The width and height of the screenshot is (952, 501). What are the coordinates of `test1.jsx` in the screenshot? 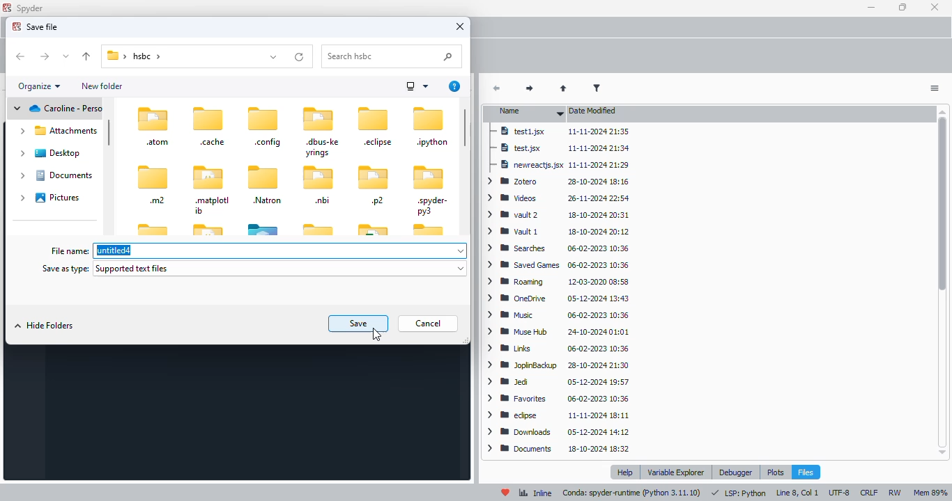 It's located at (517, 132).